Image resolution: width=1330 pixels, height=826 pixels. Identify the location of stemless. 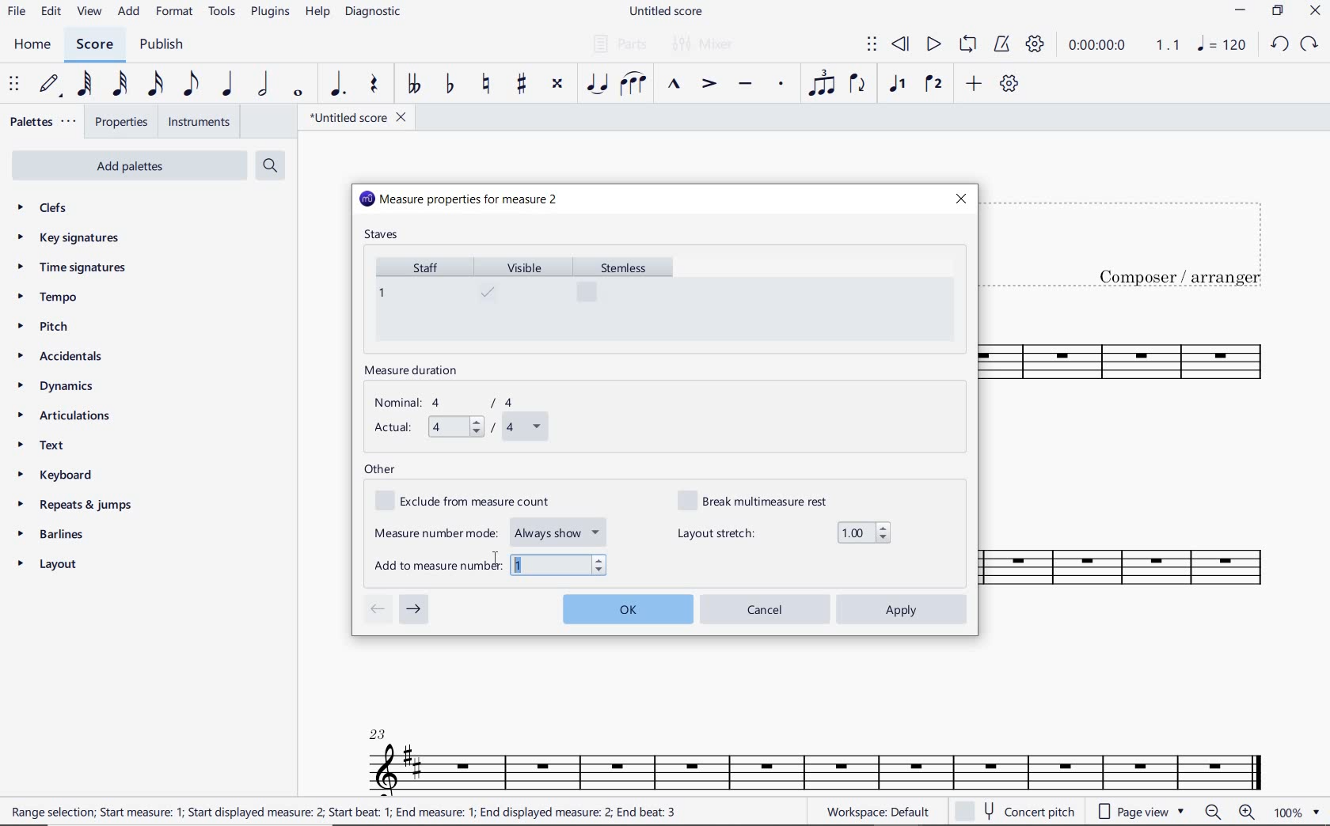
(630, 297).